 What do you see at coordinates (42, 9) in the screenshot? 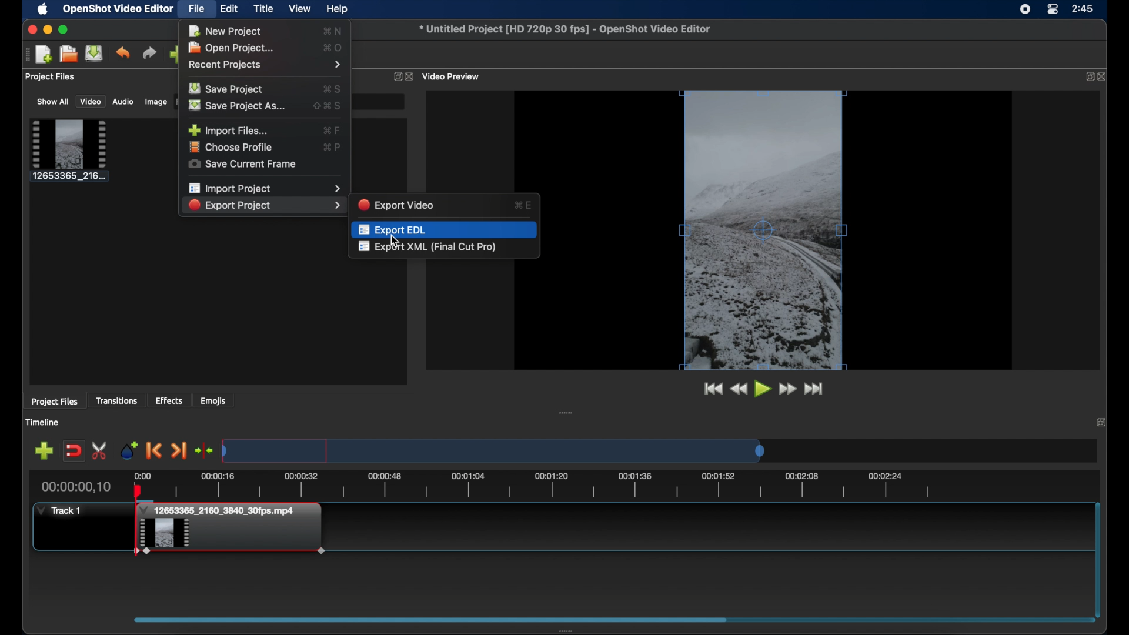
I see `apple icon` at bounding box center [42, 9].